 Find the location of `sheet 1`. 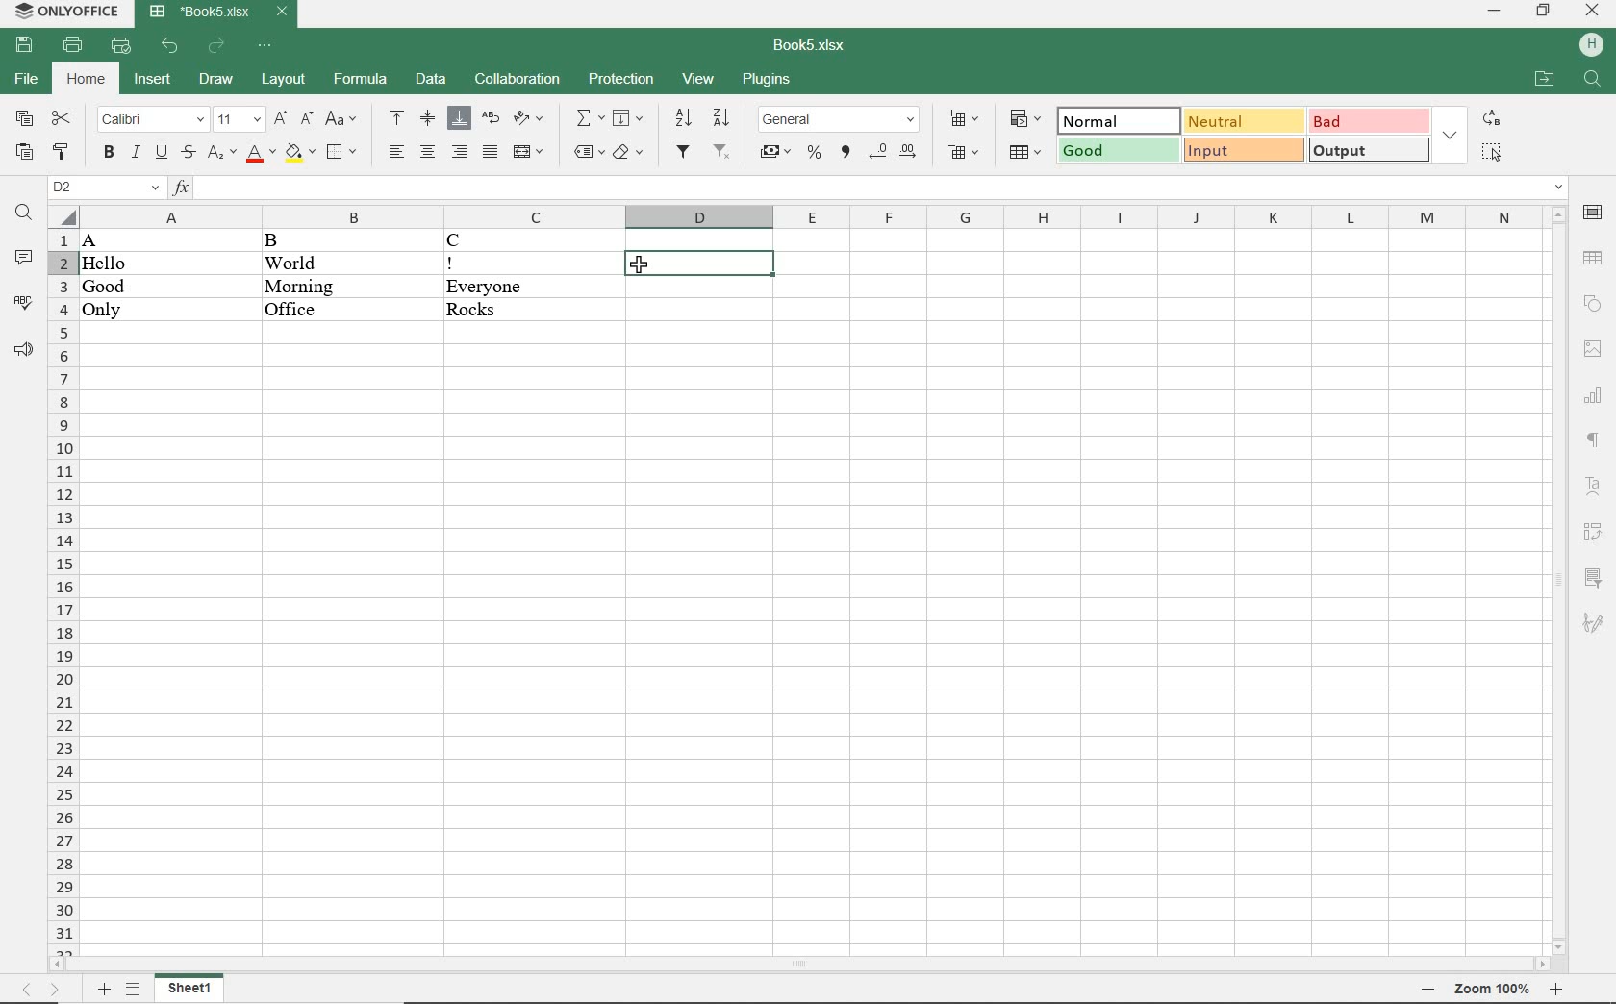

sheet 1 is located at coordinates (192, 991).